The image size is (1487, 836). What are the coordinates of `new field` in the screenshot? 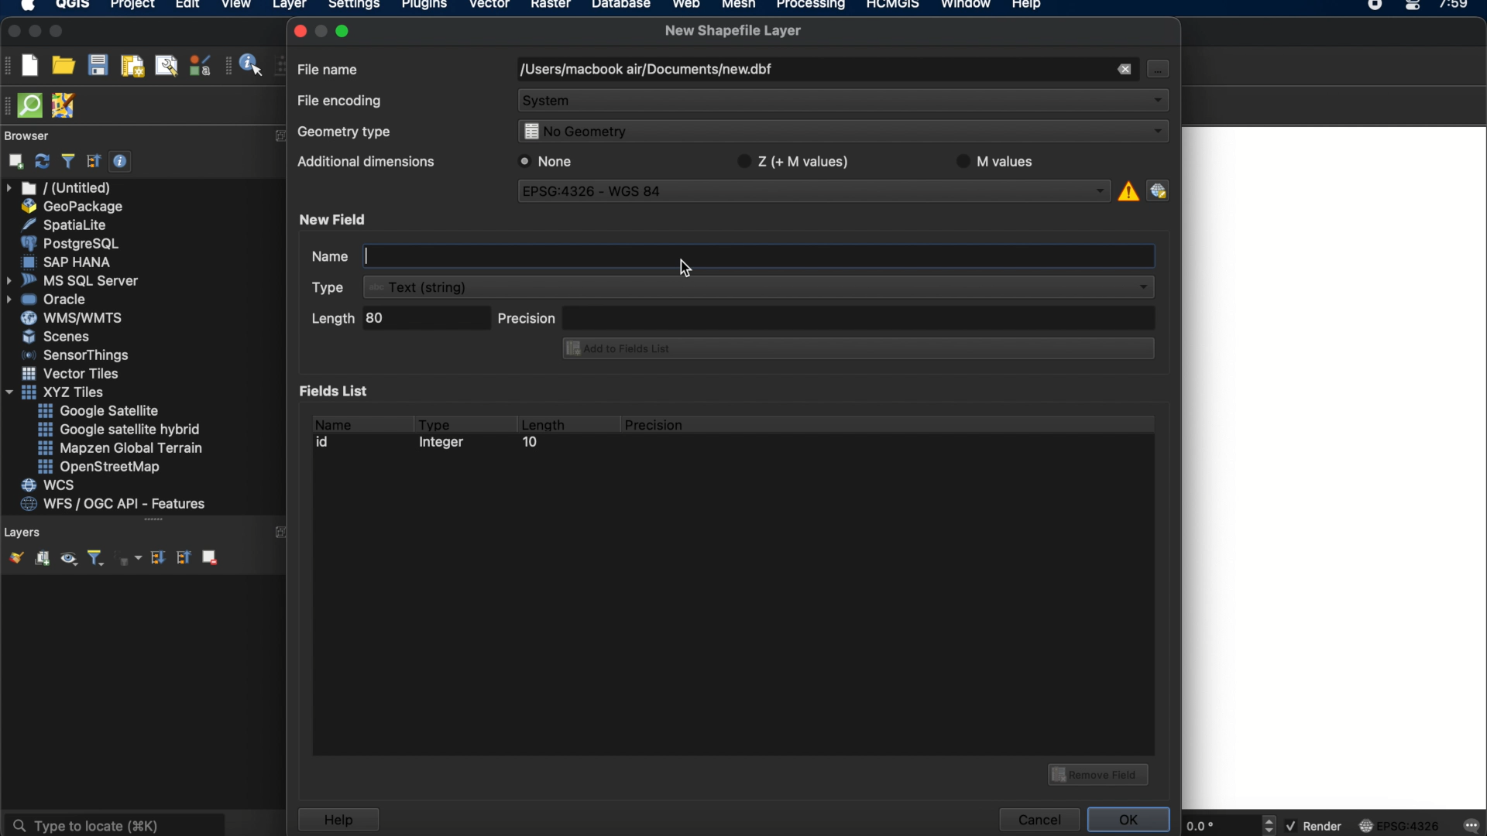 It's located at (335, 219).